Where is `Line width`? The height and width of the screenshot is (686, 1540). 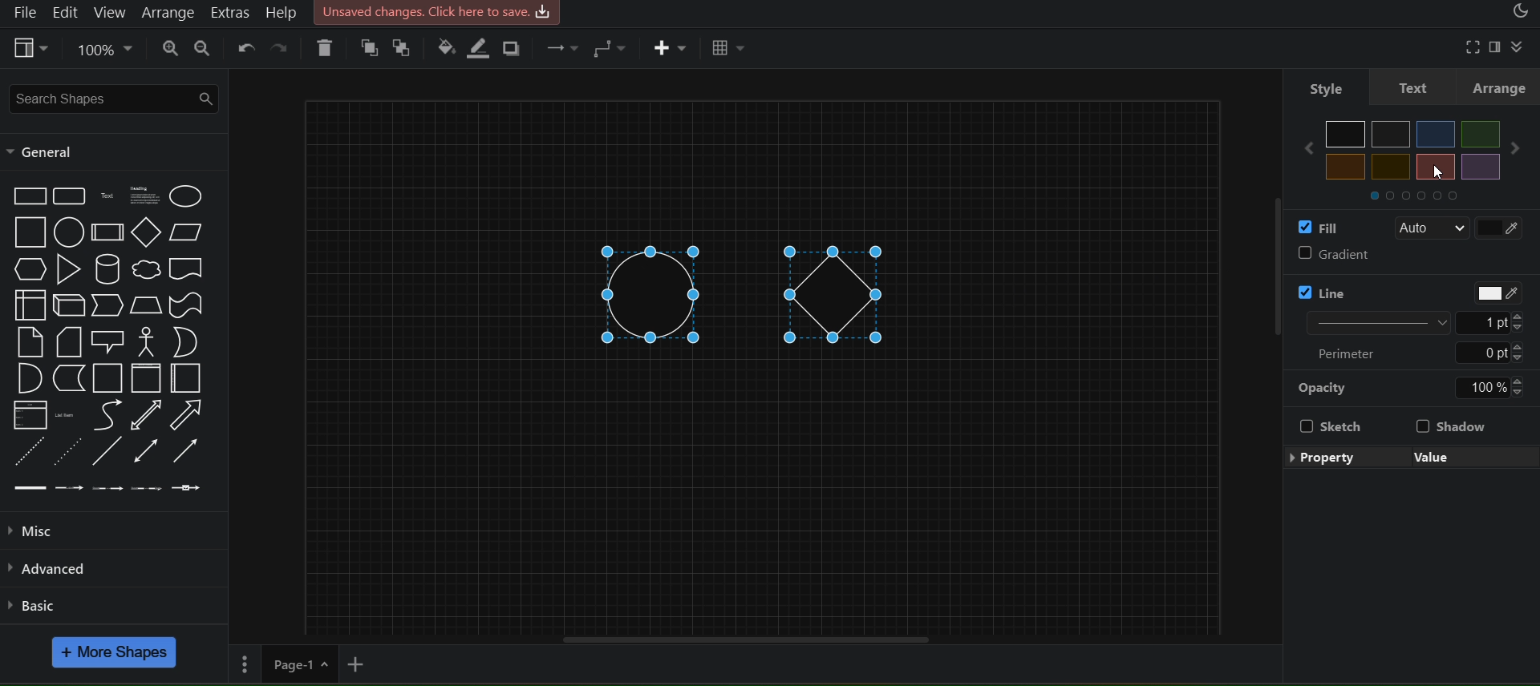
Line width is located at coordinates (1406, 323).